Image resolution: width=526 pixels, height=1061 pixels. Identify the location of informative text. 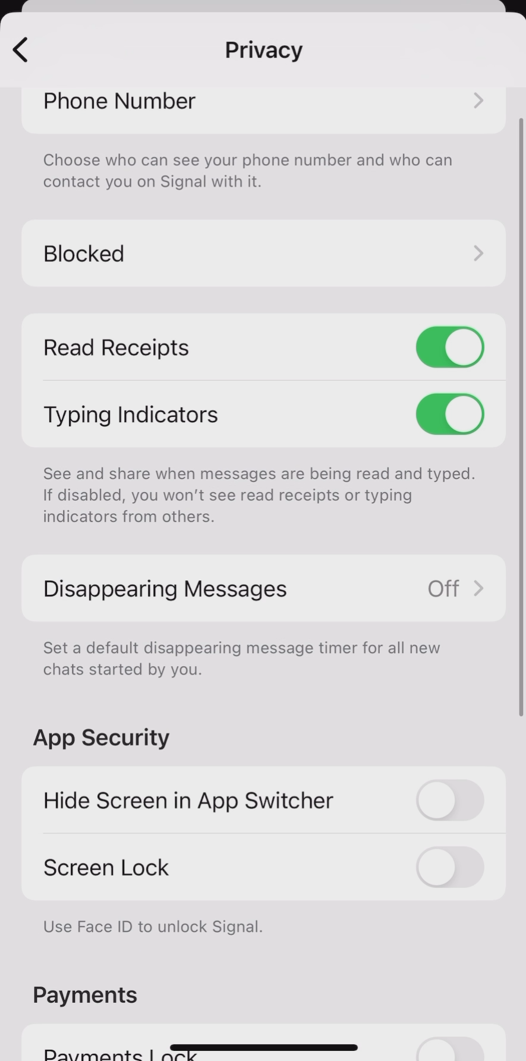
(252, 174).